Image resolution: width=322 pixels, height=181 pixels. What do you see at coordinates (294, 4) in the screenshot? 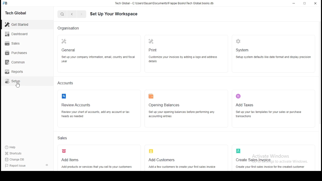
I see `minimize ` at bounding box center [294, 4].